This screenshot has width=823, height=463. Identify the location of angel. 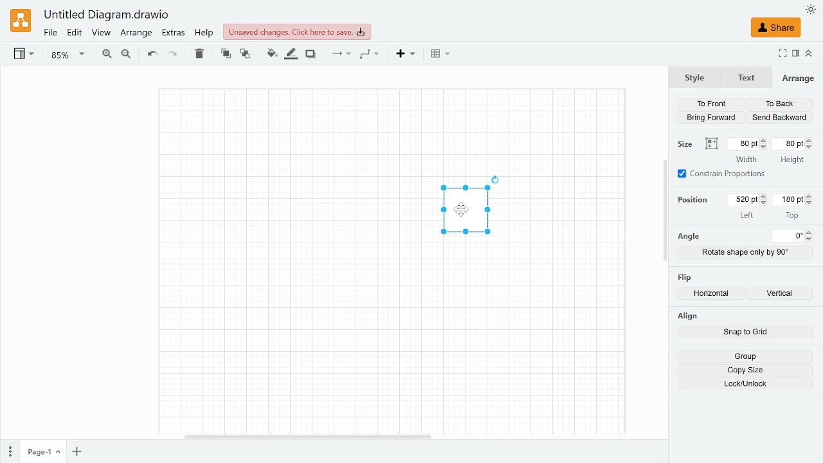
(688, 237).